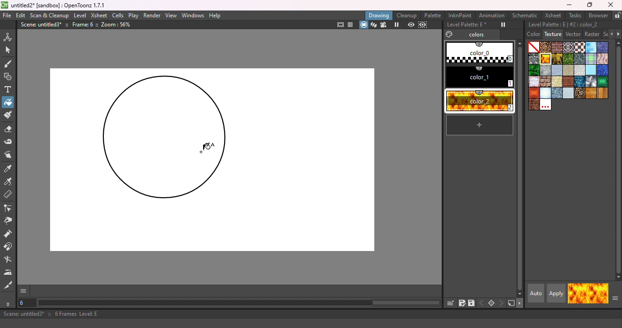 The width and height of the screenshot is (622, 328). What do you see at coordinates (558, 70) in the screenshot?
I see `paper 1.bmp` at bounding box center [558, 70].